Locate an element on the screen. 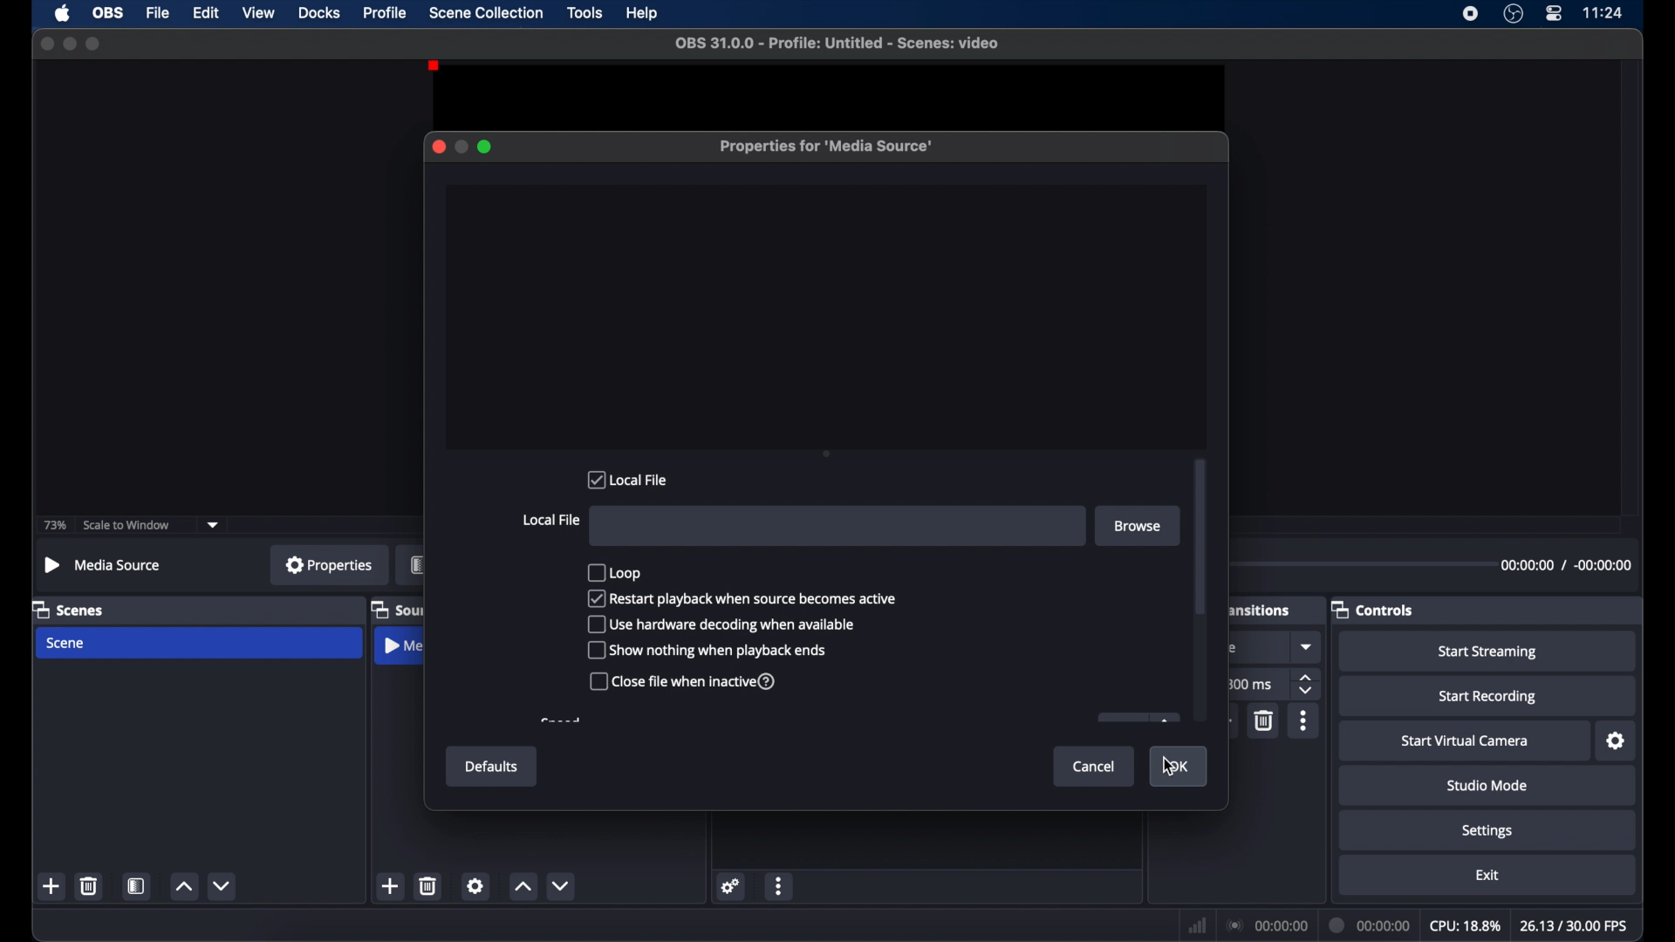 The image size is (1675, 942). help is located at coordinates (643, 13).